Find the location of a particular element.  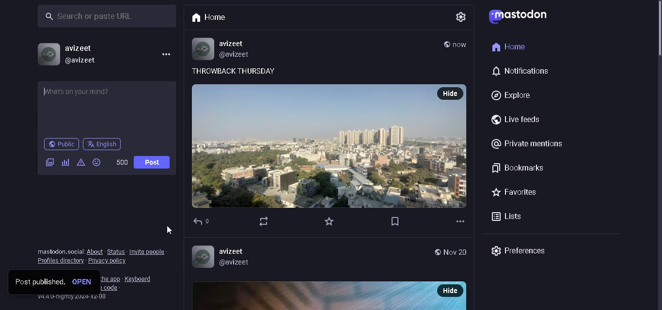

Back is located at coordinates (202, 223).